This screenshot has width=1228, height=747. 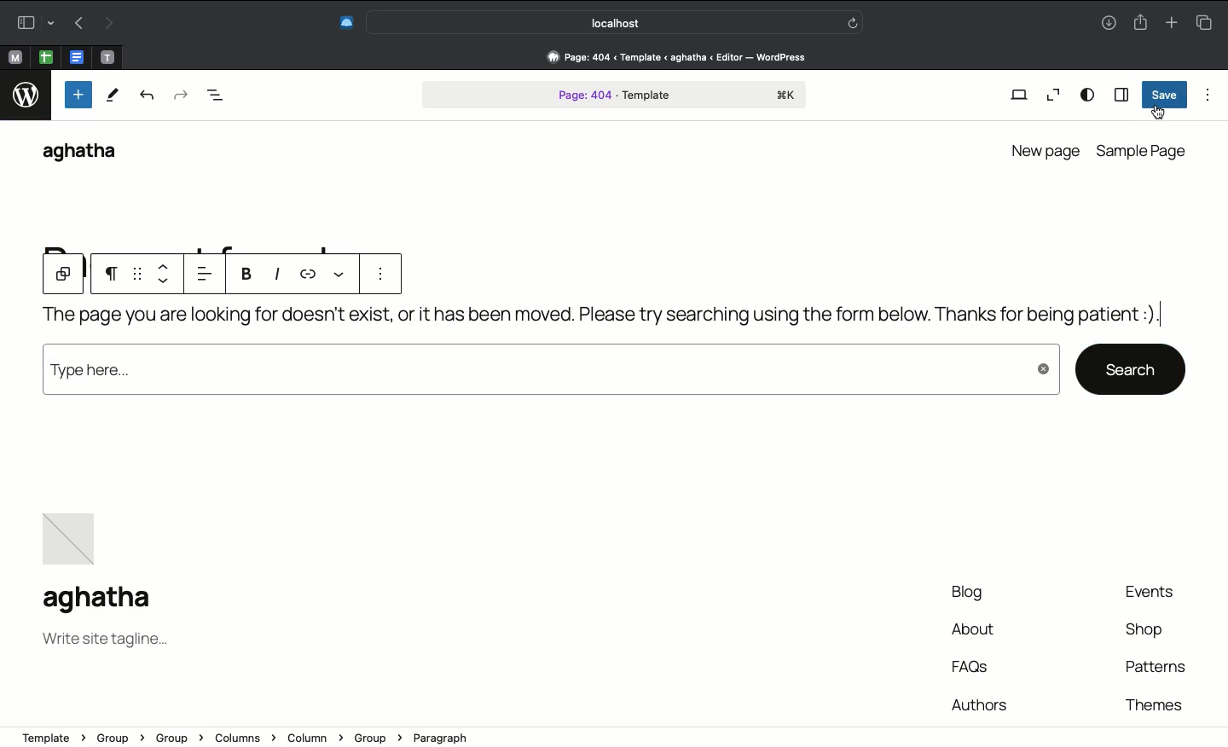 I want to click on Page 404, so click(x=615, y=96).